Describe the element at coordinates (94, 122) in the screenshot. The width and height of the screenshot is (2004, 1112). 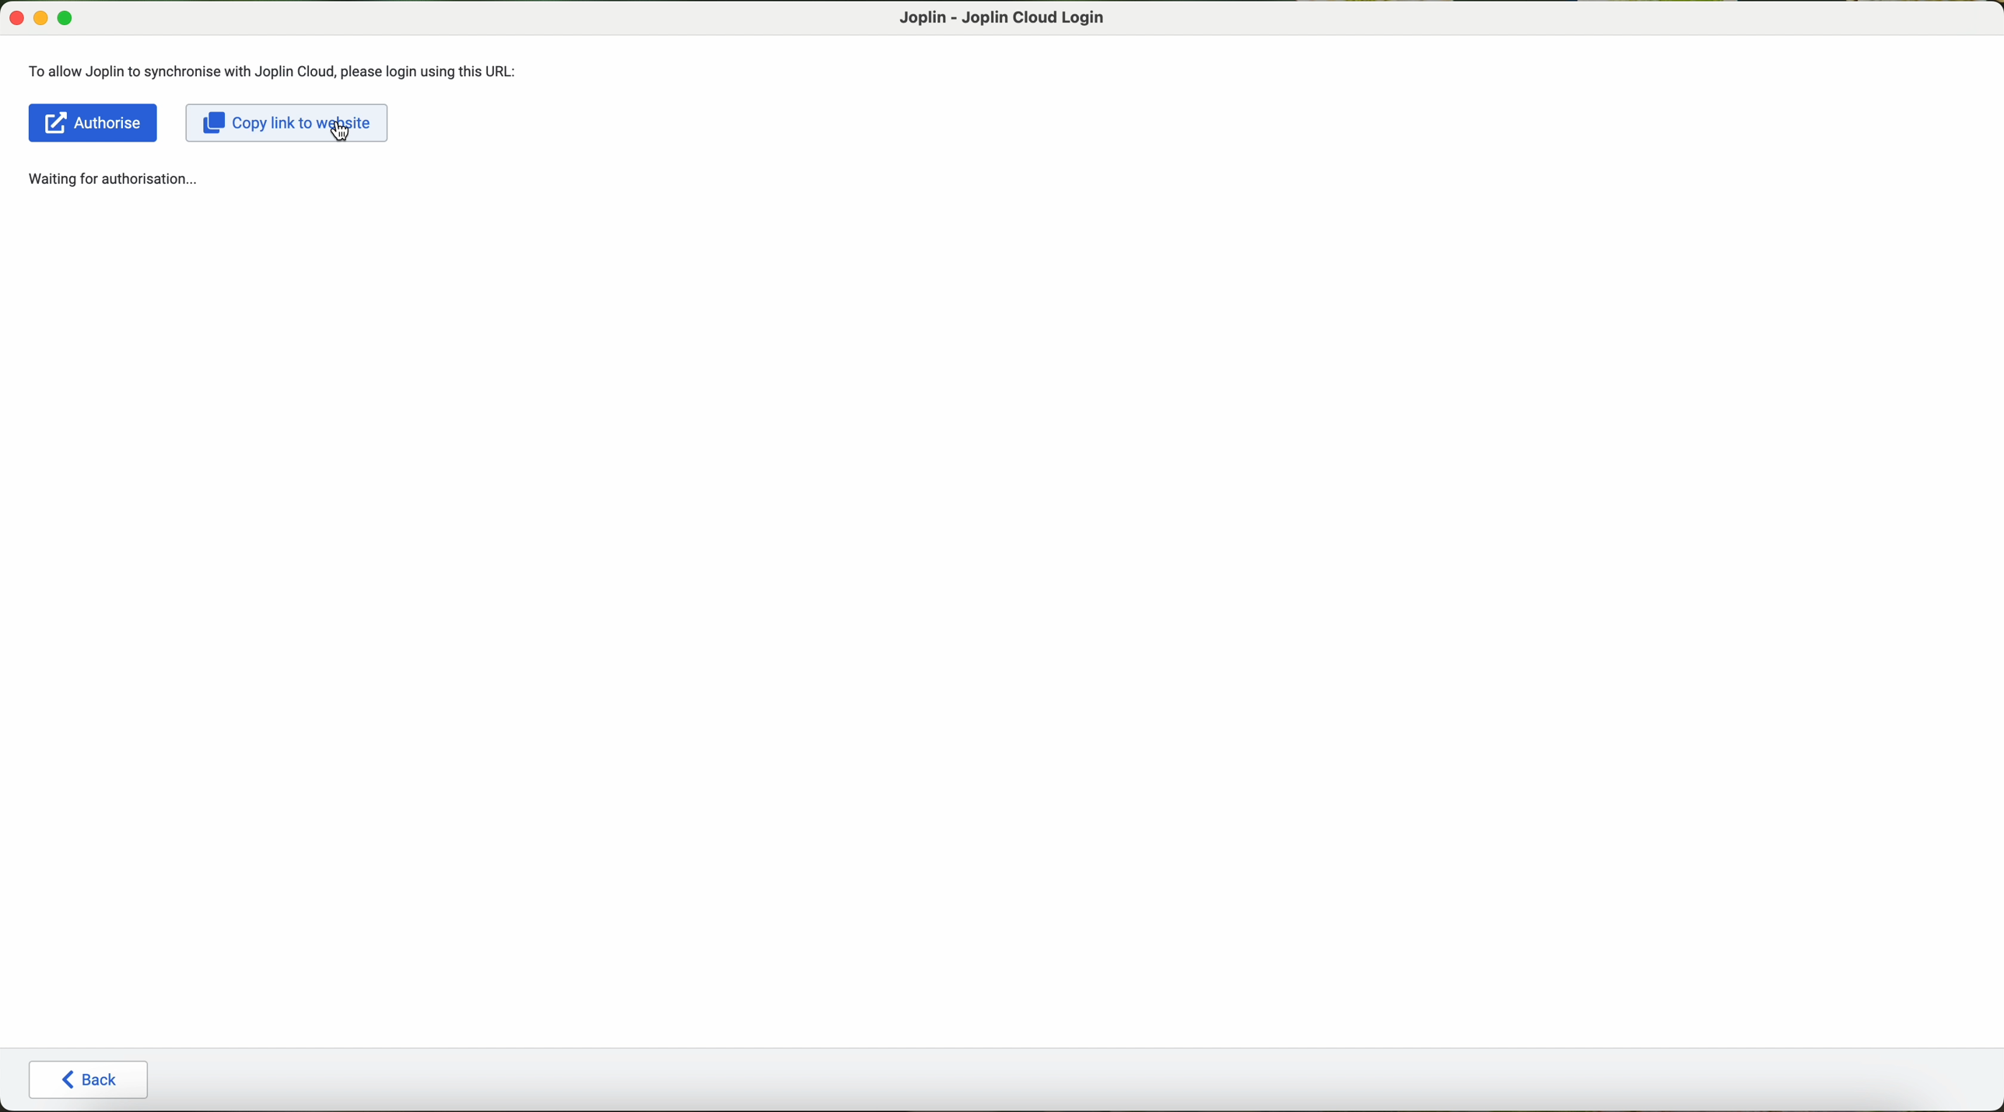
I see `Authorise` at that location.